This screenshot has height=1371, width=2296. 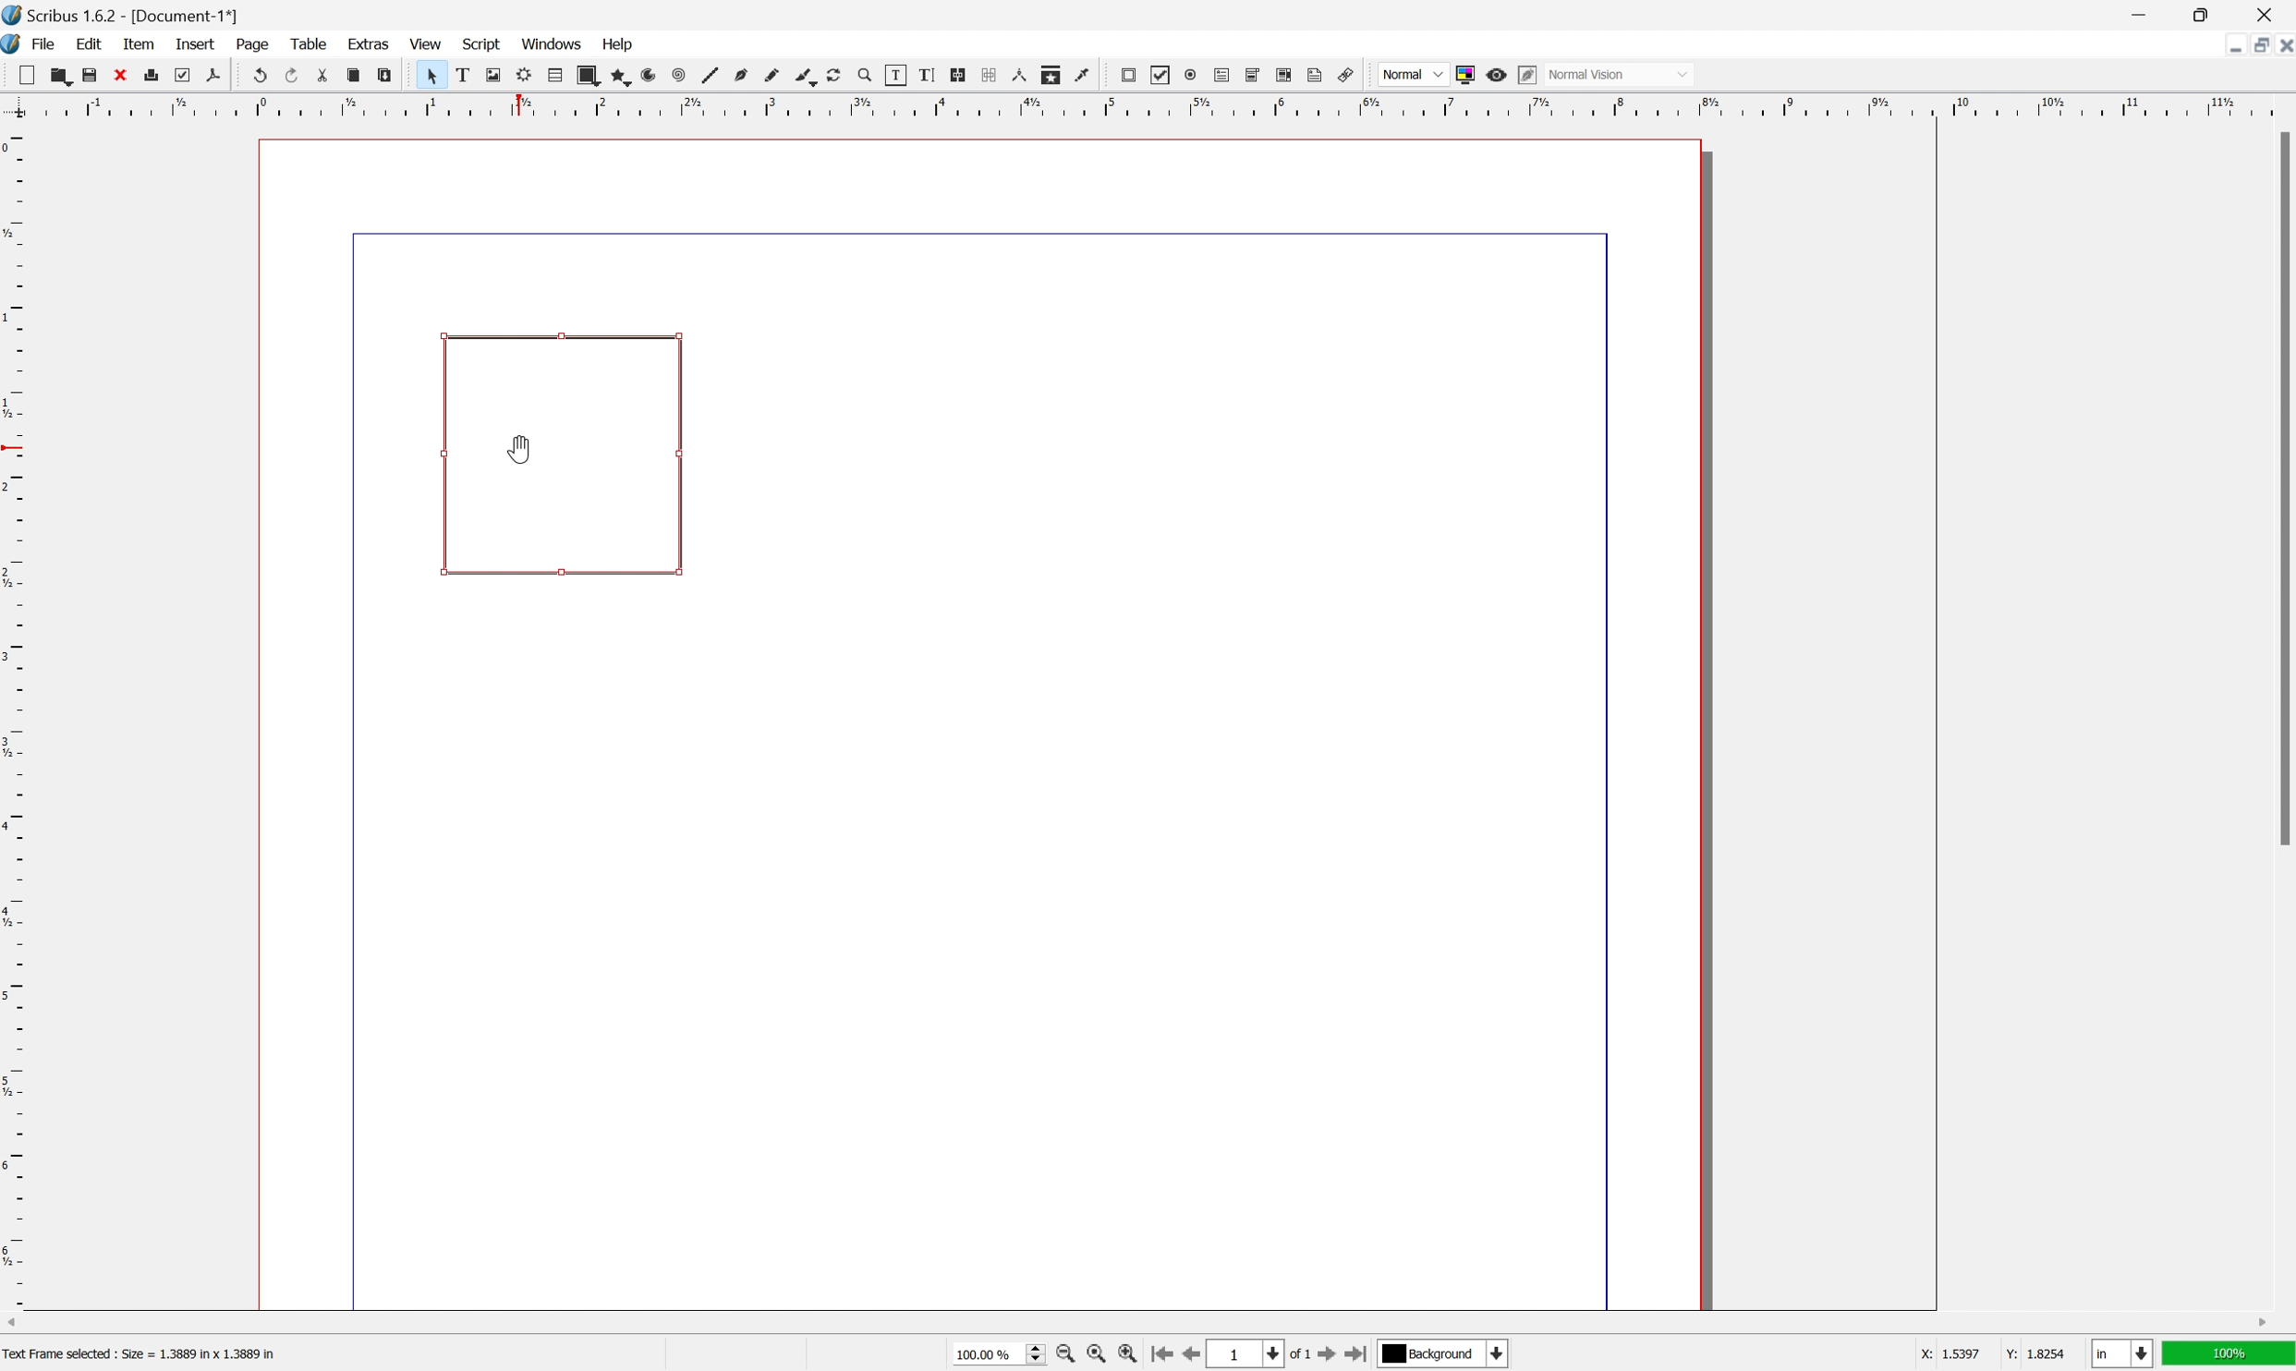 What do you see at coordinates (261, 77) in the screenshot?
I see `undo` at bounding box center [261, 77].